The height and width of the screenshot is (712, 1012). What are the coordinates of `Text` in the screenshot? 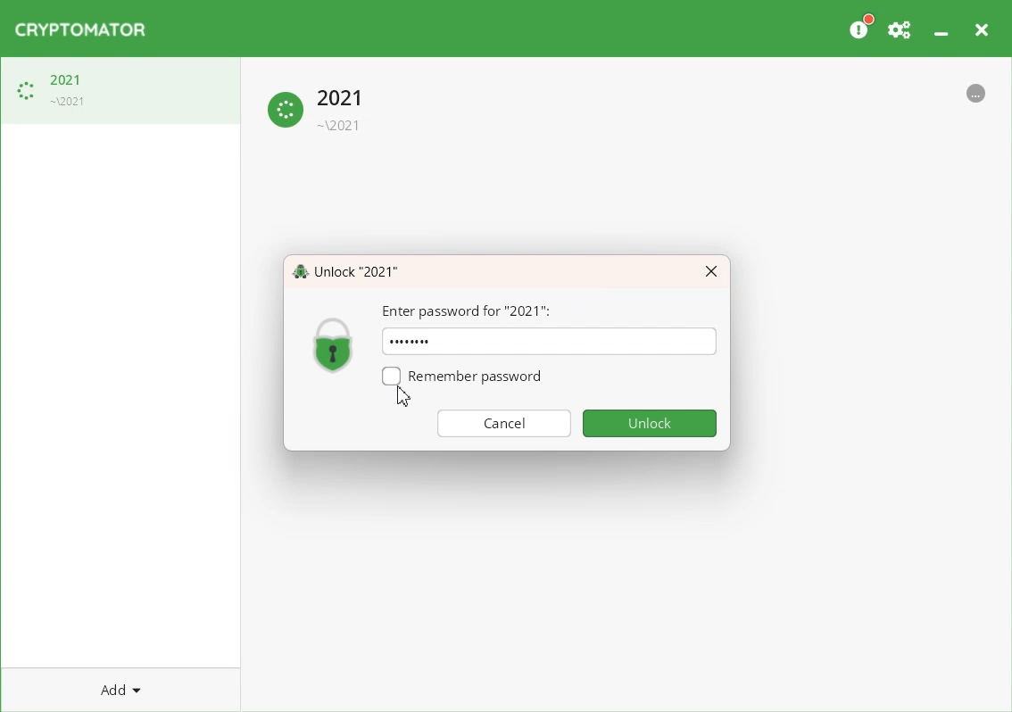 It's located at (410, 341).